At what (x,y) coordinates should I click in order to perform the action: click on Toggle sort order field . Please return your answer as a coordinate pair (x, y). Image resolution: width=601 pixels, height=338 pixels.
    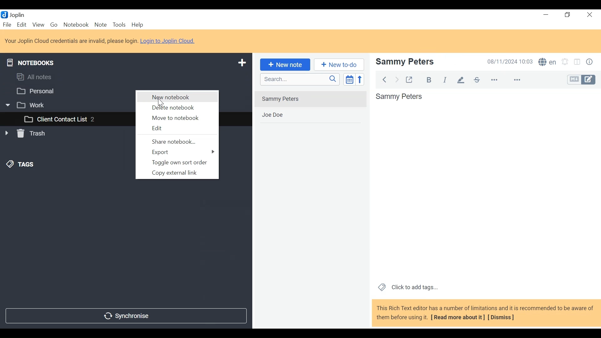
    Looking at the image, I should click on (350, 80).